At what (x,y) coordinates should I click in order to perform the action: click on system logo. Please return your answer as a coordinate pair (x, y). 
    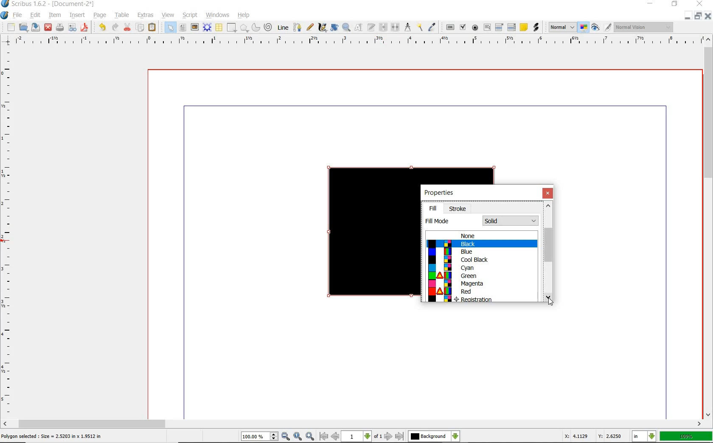
    Looking at the image, I should click on (5, 16).